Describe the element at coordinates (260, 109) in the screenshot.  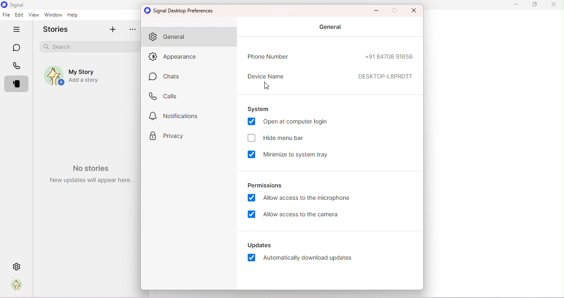
I see `System` at that location.